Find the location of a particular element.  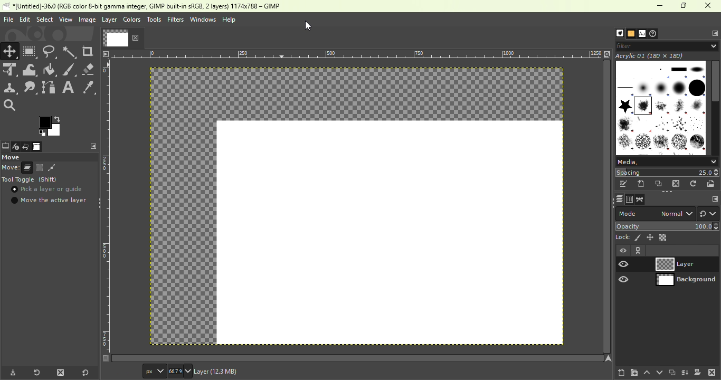

Horizontal scrollbar is located at coordinates (607, 207).